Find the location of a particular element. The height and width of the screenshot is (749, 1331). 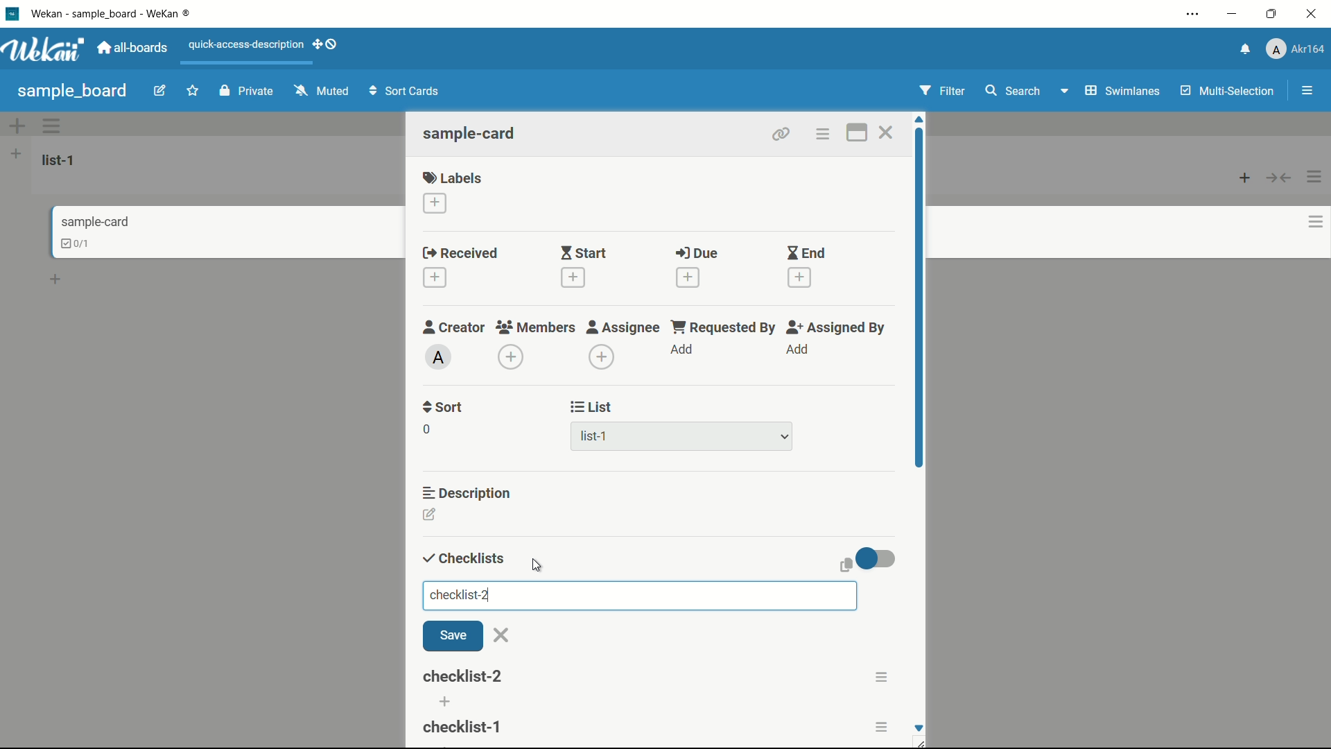

creator is located at coordinates (454, 327).